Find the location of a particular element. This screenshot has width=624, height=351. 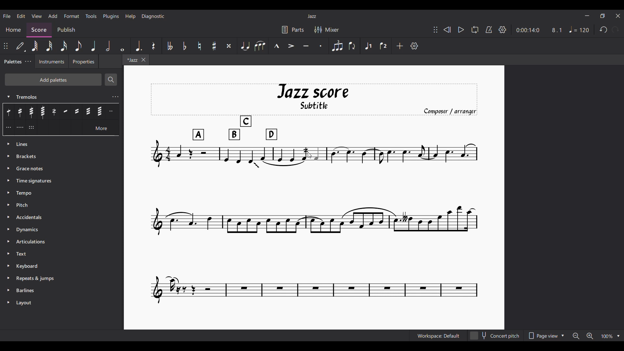

8.1 is located at coordinates (557, 30).